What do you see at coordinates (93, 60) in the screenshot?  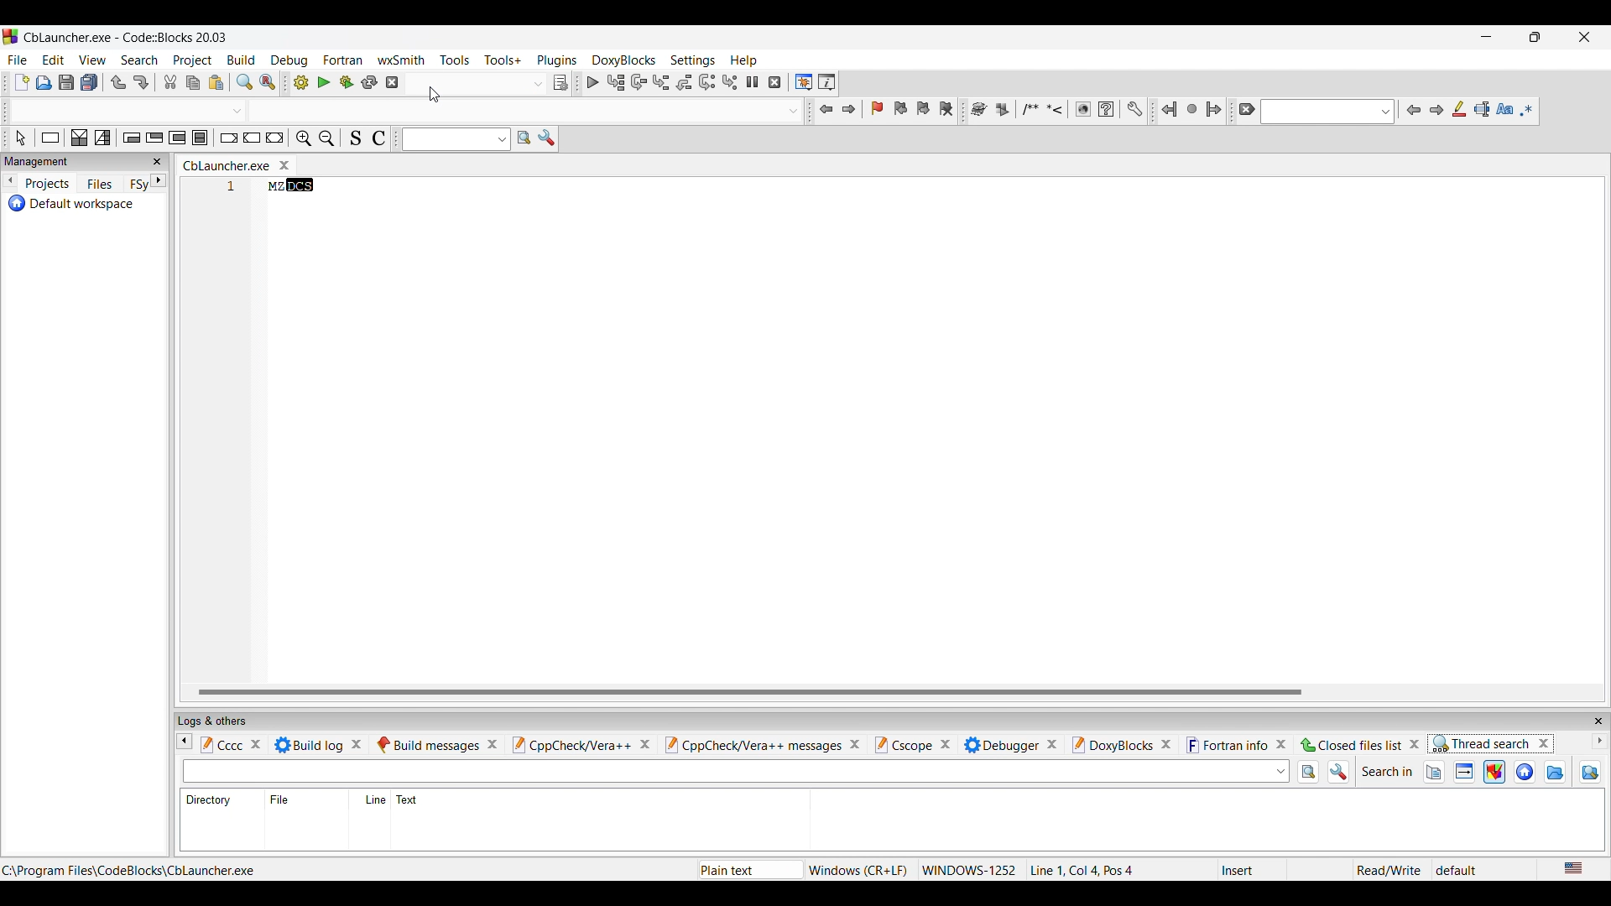 I see `View menu` at bounding box center [93, 60].